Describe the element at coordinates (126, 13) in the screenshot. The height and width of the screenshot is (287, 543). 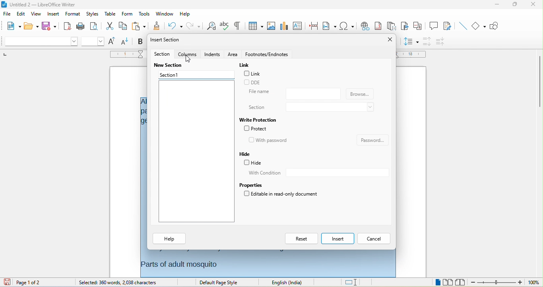
I see `form` at that location.